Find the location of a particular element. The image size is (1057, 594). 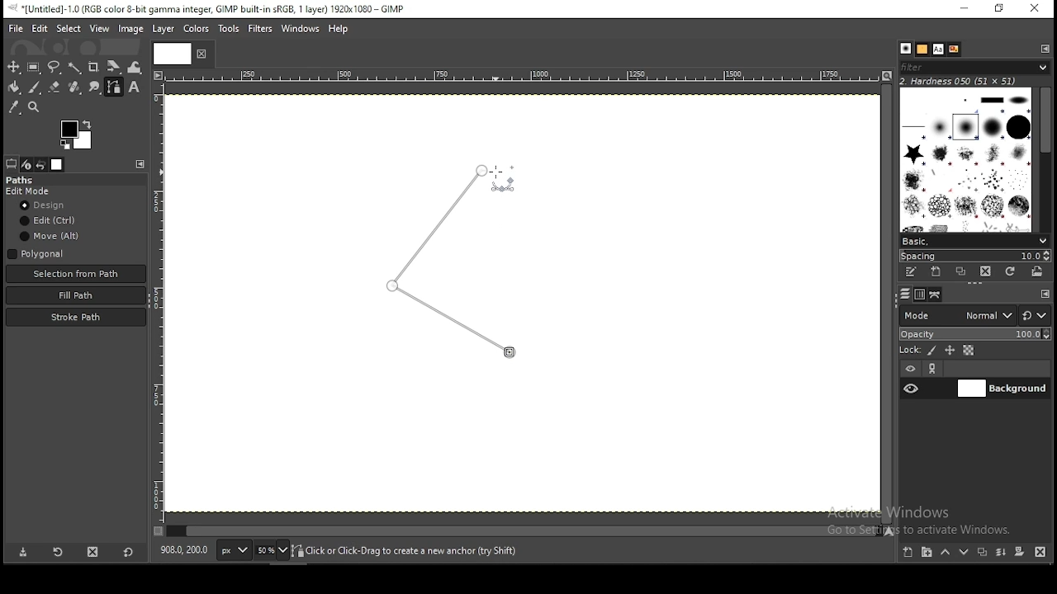

edit this brush is located at coordinates (910, 271).